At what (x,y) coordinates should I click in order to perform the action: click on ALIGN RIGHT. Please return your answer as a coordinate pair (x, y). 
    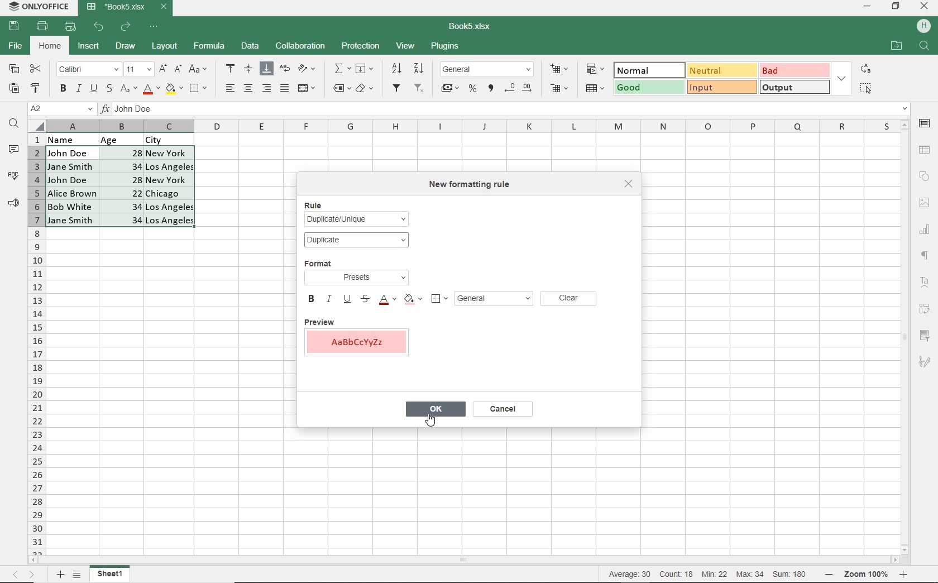
    Looking at the image, I should click on (267, 88).